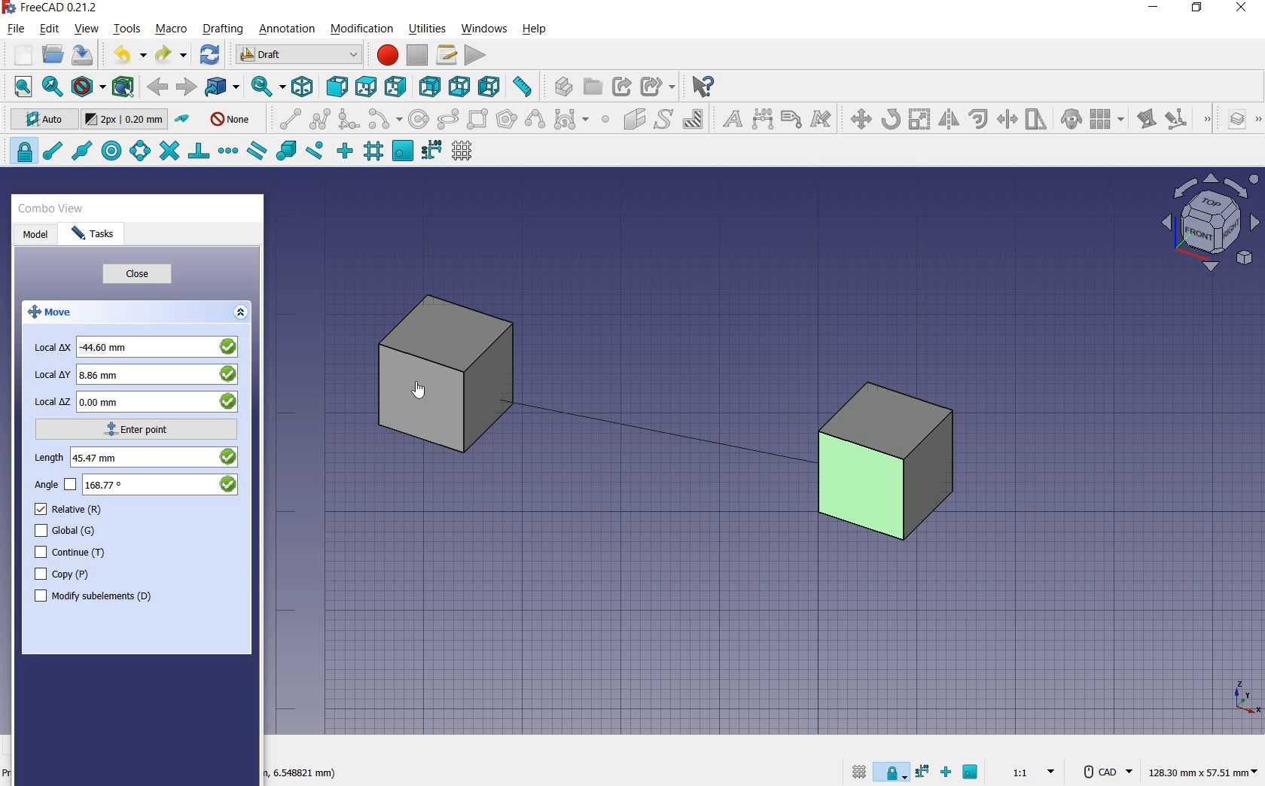  I want to click on local z, so click(138, 401).